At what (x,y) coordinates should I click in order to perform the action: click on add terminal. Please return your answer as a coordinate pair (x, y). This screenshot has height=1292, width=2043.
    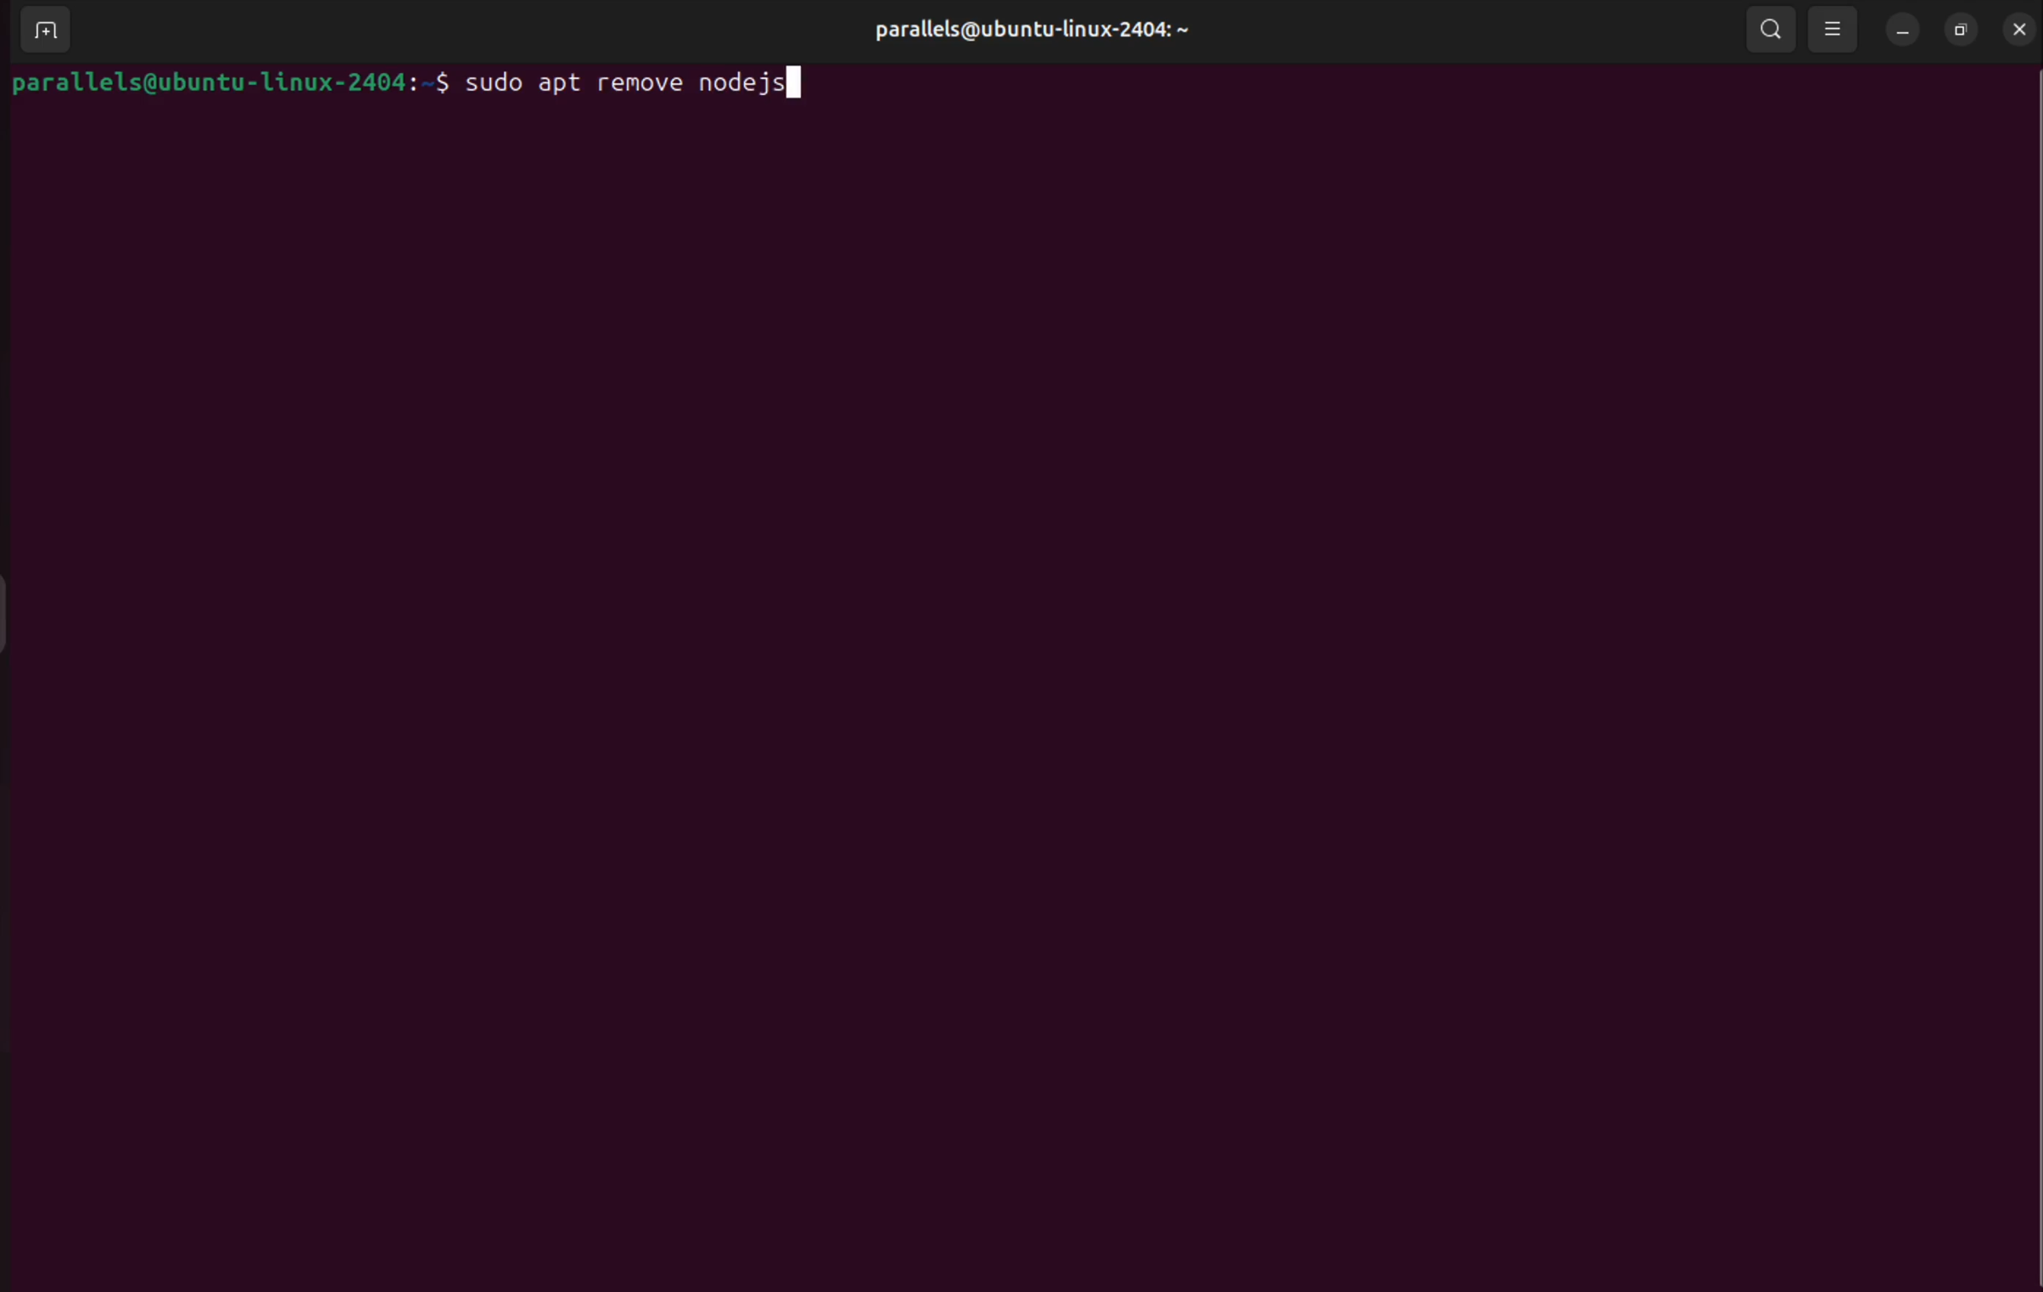
    Looking at the image, I should click on (44, 31).